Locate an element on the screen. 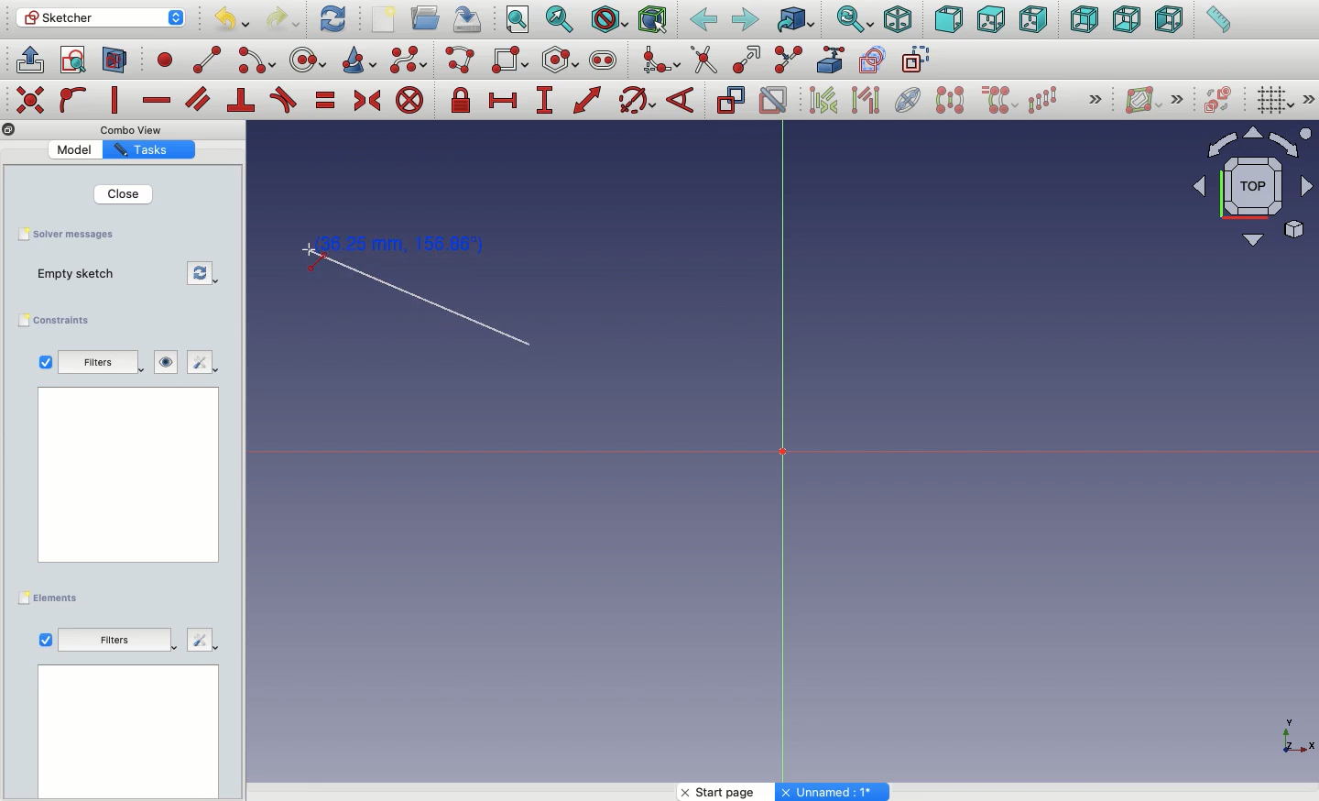  Empty sketch is located at coordinates (81, 273).